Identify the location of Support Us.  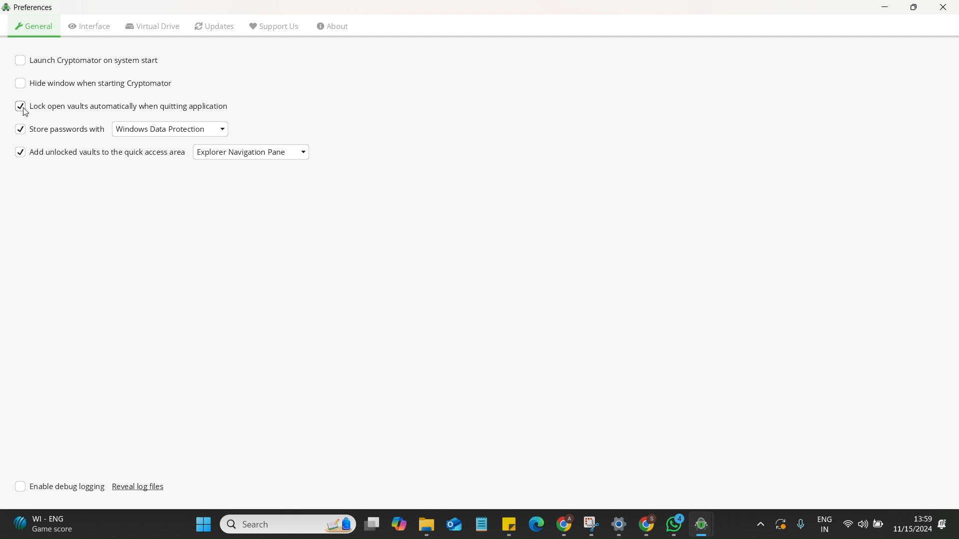
(273, 25).